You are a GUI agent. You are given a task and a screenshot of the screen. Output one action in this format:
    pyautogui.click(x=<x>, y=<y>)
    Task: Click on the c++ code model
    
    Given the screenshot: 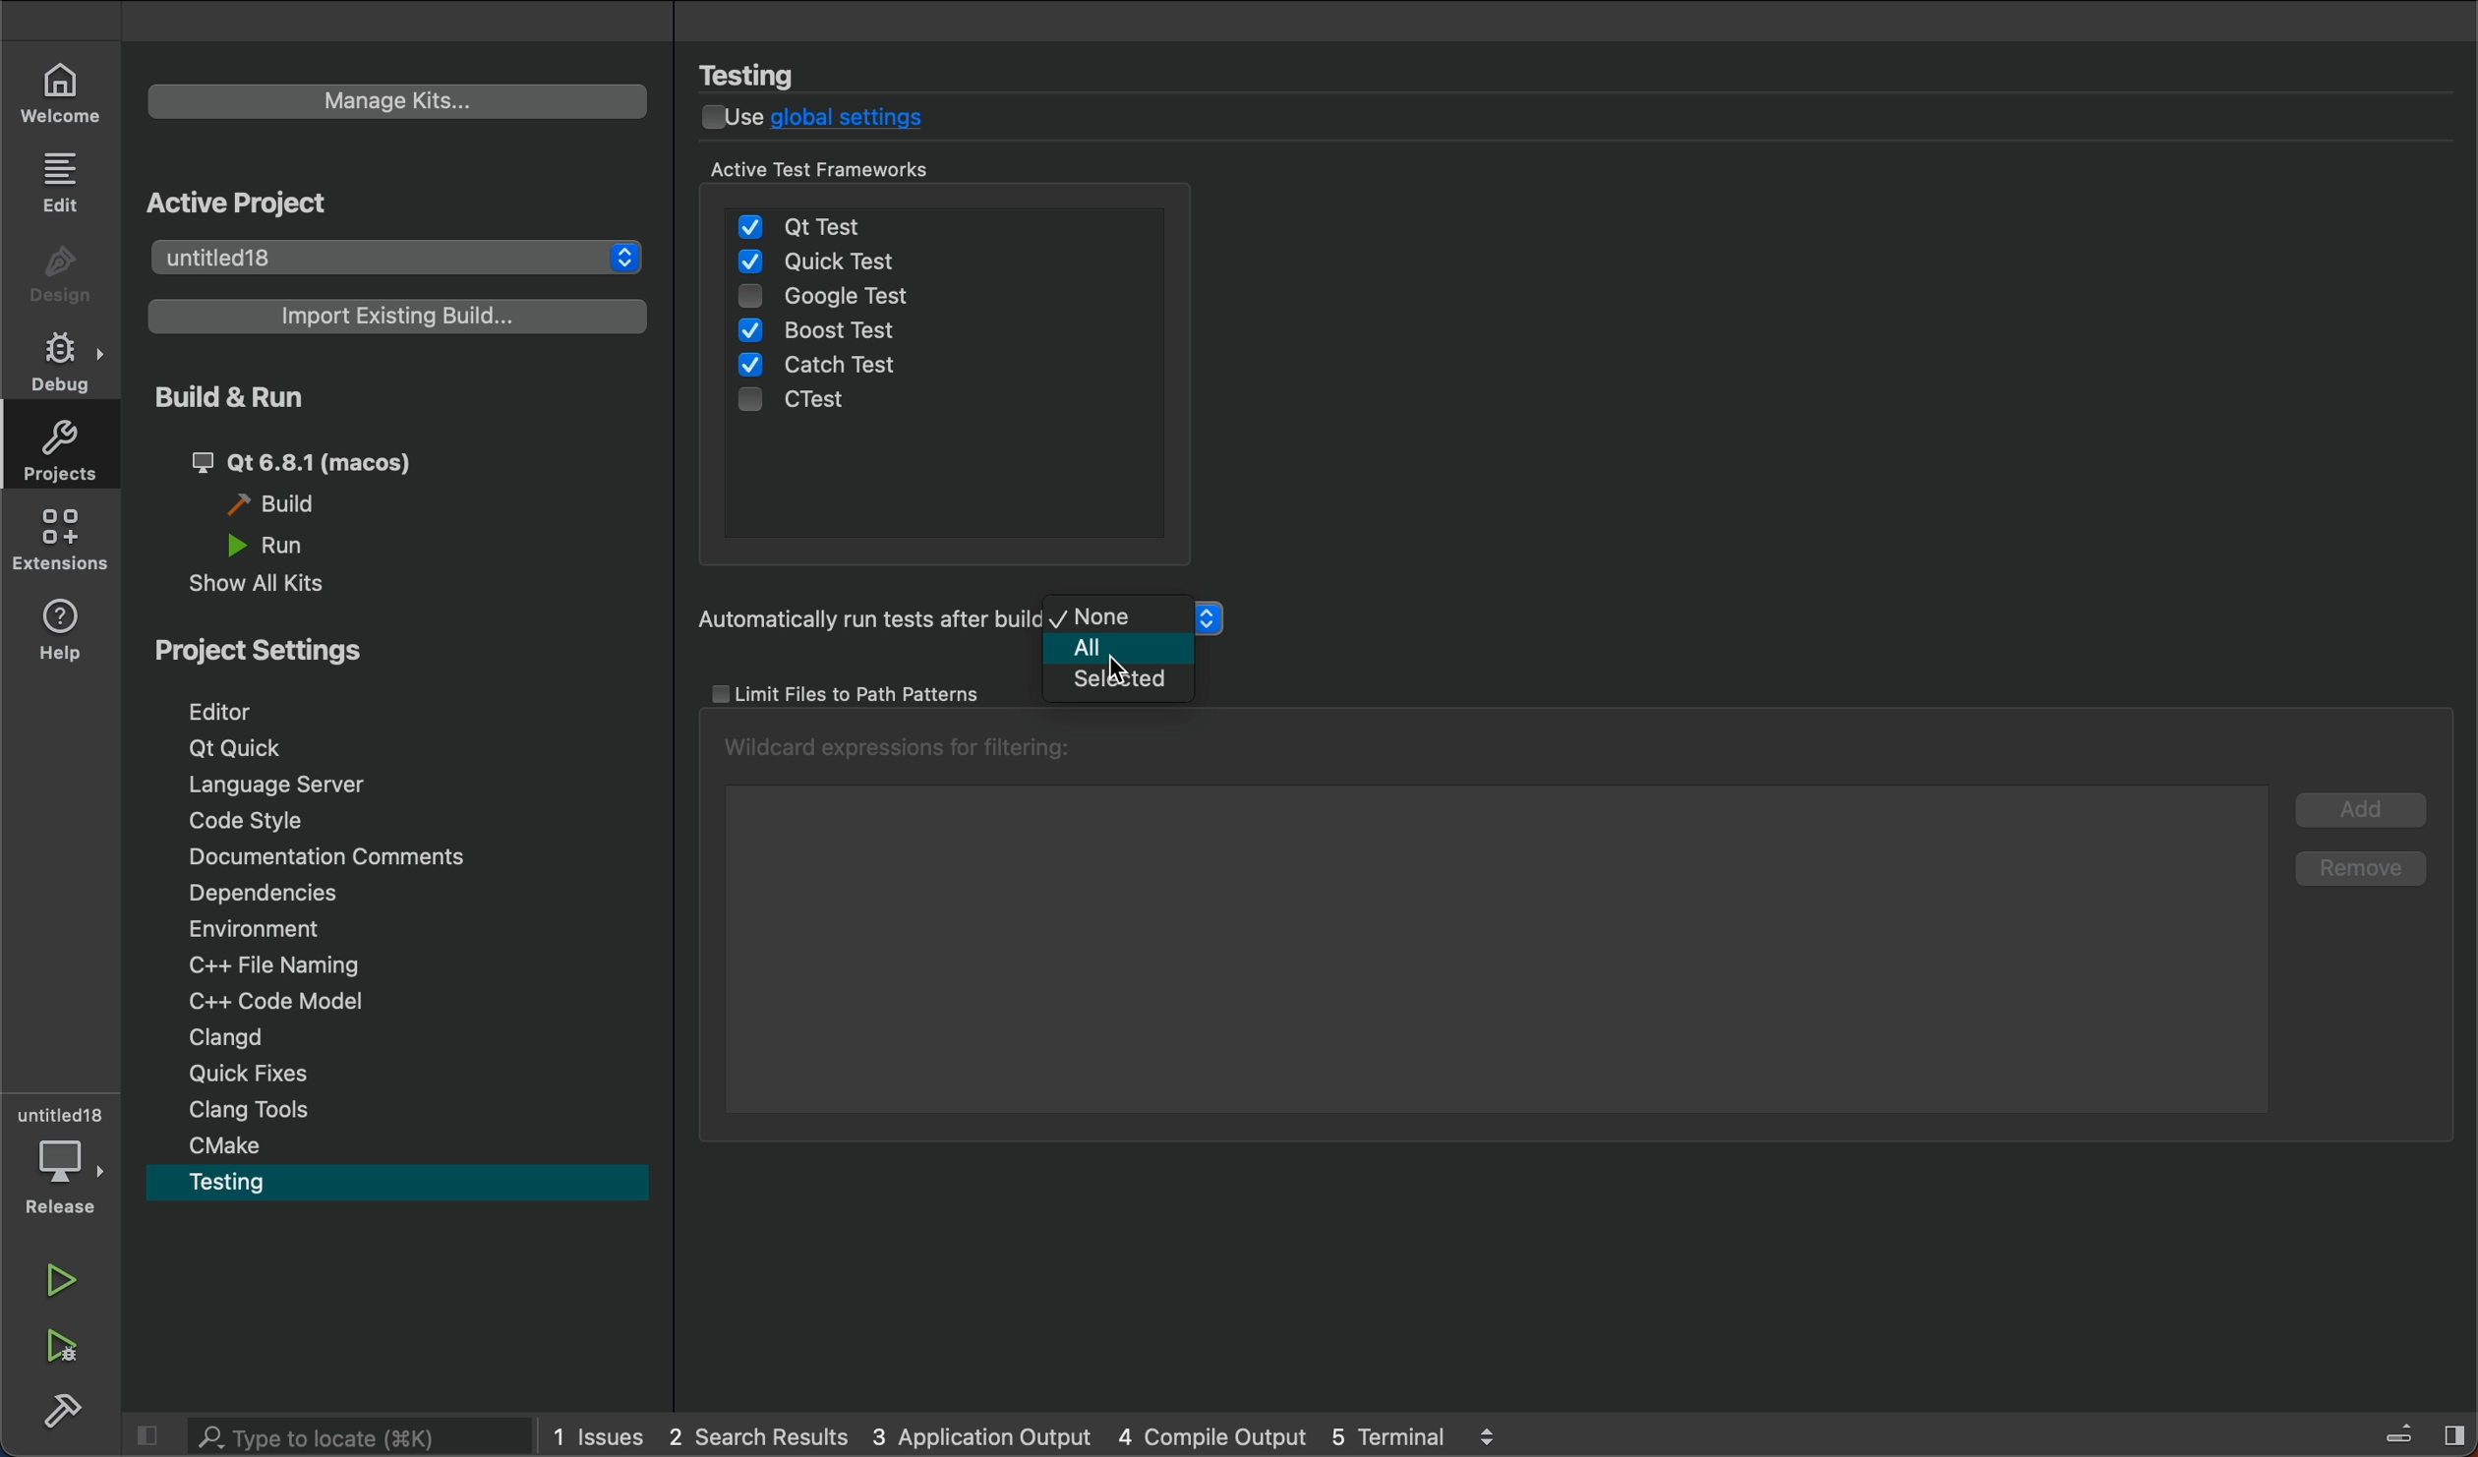 What is the action you would take?
    pyautogui.click(x=265, y=998)
    